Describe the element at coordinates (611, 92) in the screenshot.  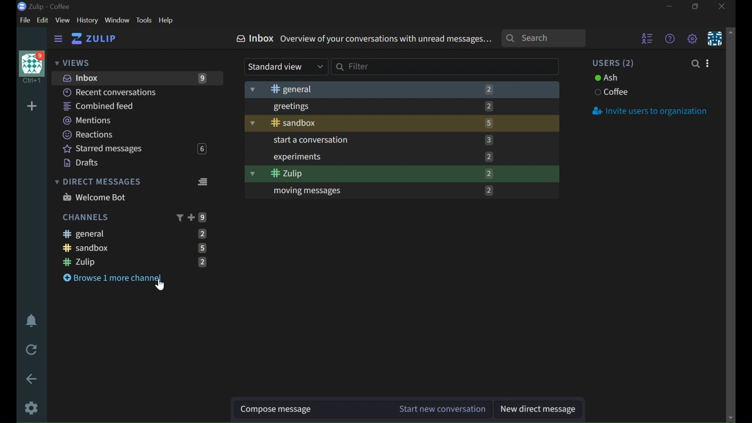
I see `COFFEE` at that location.